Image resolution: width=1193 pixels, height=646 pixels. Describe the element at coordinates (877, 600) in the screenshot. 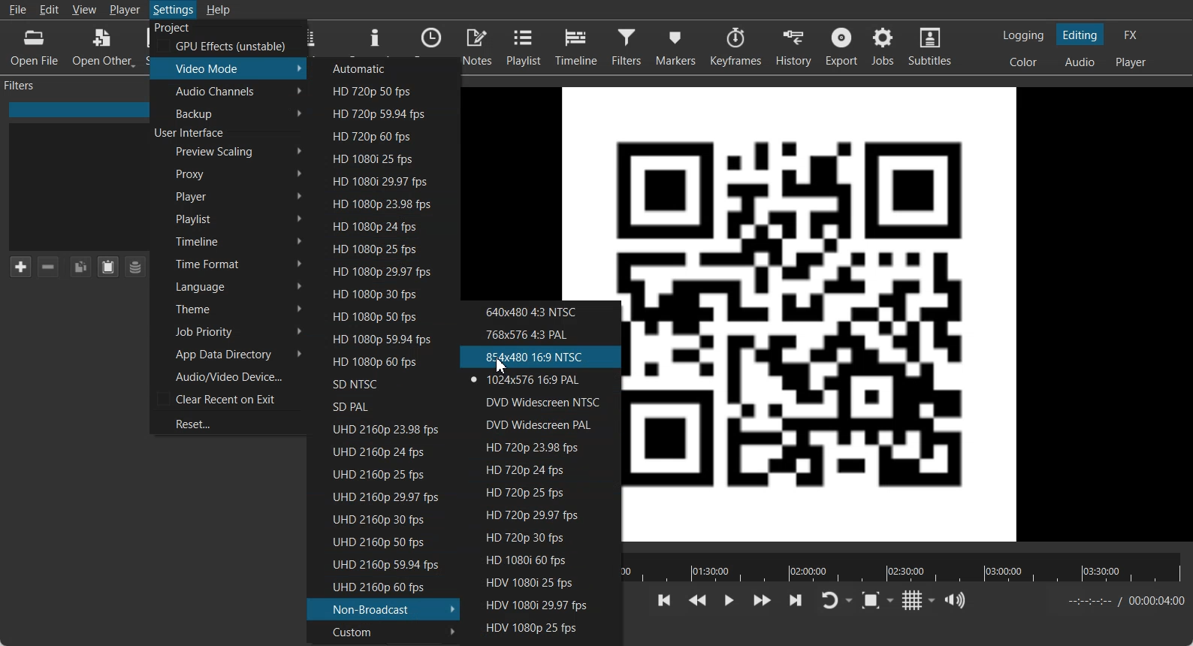

I see `Toggle zoom` at that location.